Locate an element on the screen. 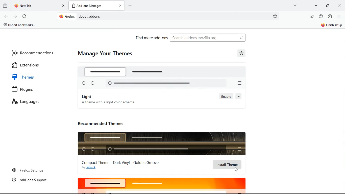 This screenshot has width=345, height=194. logo is located at coordinates (161, 185).